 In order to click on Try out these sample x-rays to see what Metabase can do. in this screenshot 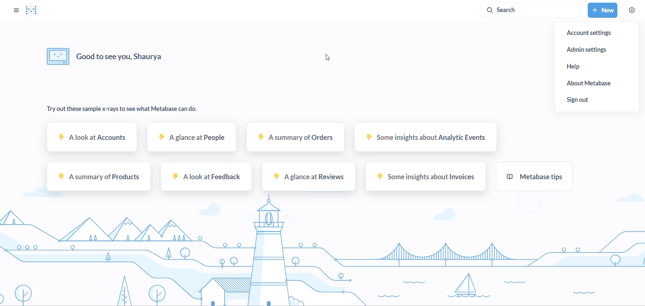, I will do `click(123, 112)`.